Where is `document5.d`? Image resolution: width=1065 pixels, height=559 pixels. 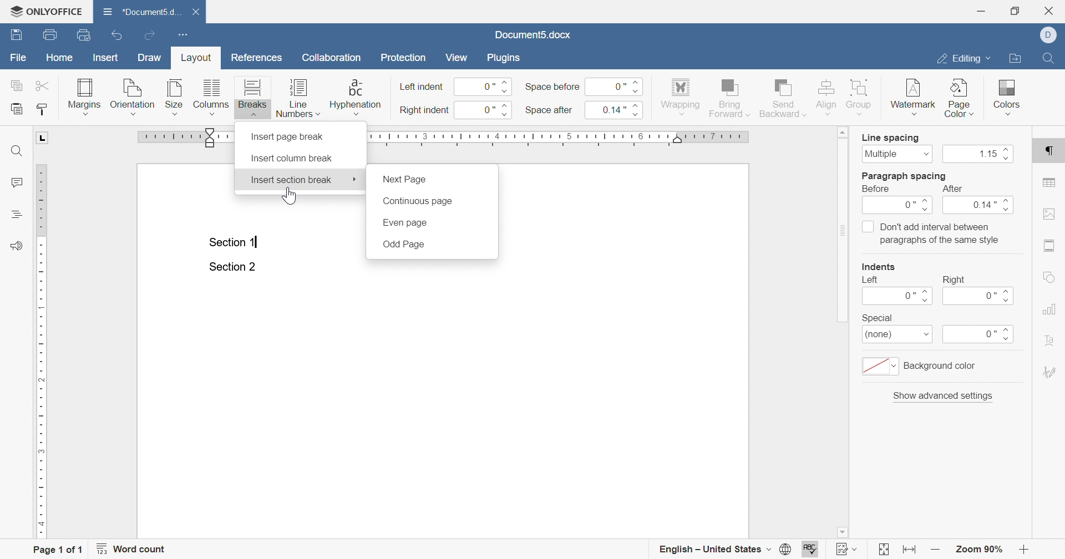 document5.d is located at coordinates (143, 11).